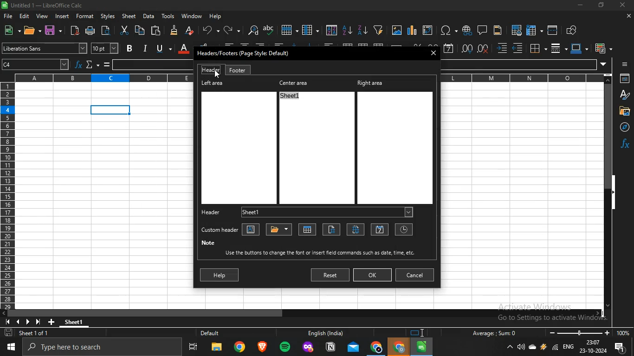 Image resolution: width=634 pixels, height=356 pixels. What do you see at coordinates (356, 229) in the screenshot?
I see `pages` at bounding box center [356, 229].